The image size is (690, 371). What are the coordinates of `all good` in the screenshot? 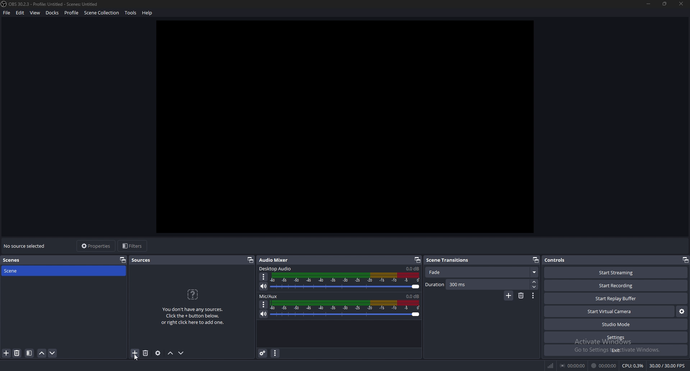 It's located at (349, 125).